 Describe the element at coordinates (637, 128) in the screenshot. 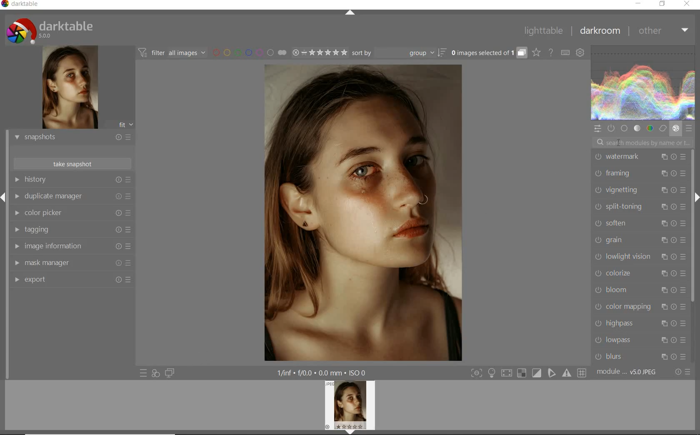

I see `tone` at that location.